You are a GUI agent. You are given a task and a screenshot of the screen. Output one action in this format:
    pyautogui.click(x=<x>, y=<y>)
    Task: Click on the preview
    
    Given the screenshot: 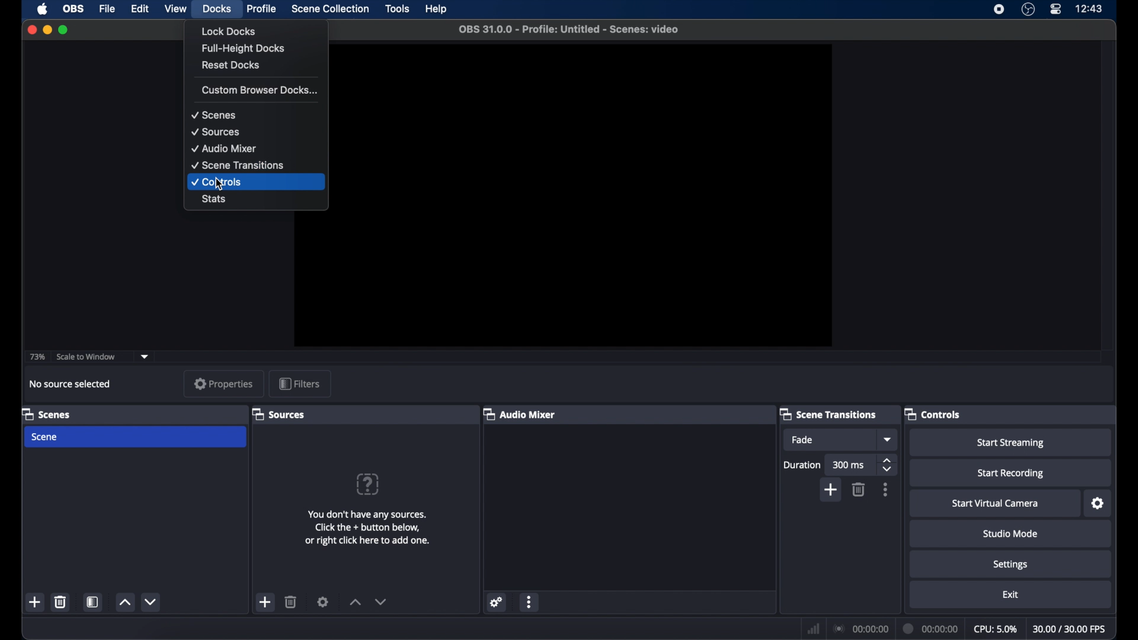 What is the action you would take?
    pyautogui.click(x=589, y=196)
    